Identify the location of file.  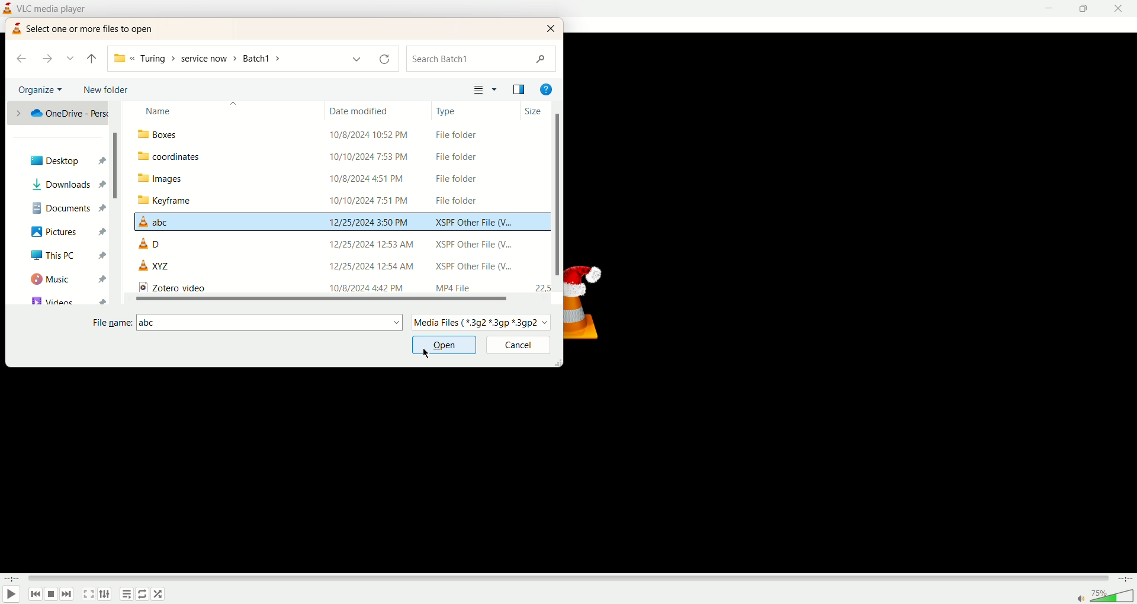
(339, 266).